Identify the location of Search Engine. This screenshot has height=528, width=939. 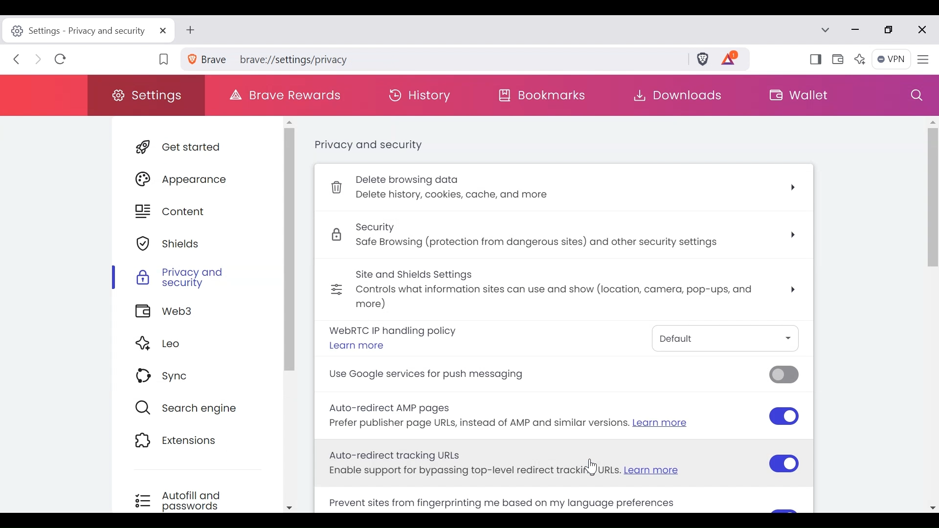
(192, 408).